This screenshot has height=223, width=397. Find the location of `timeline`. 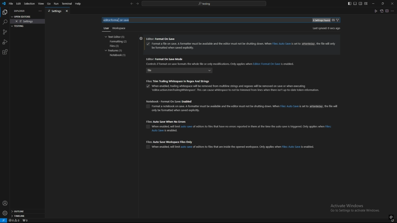

timeline is located at coordinates (27, 216).